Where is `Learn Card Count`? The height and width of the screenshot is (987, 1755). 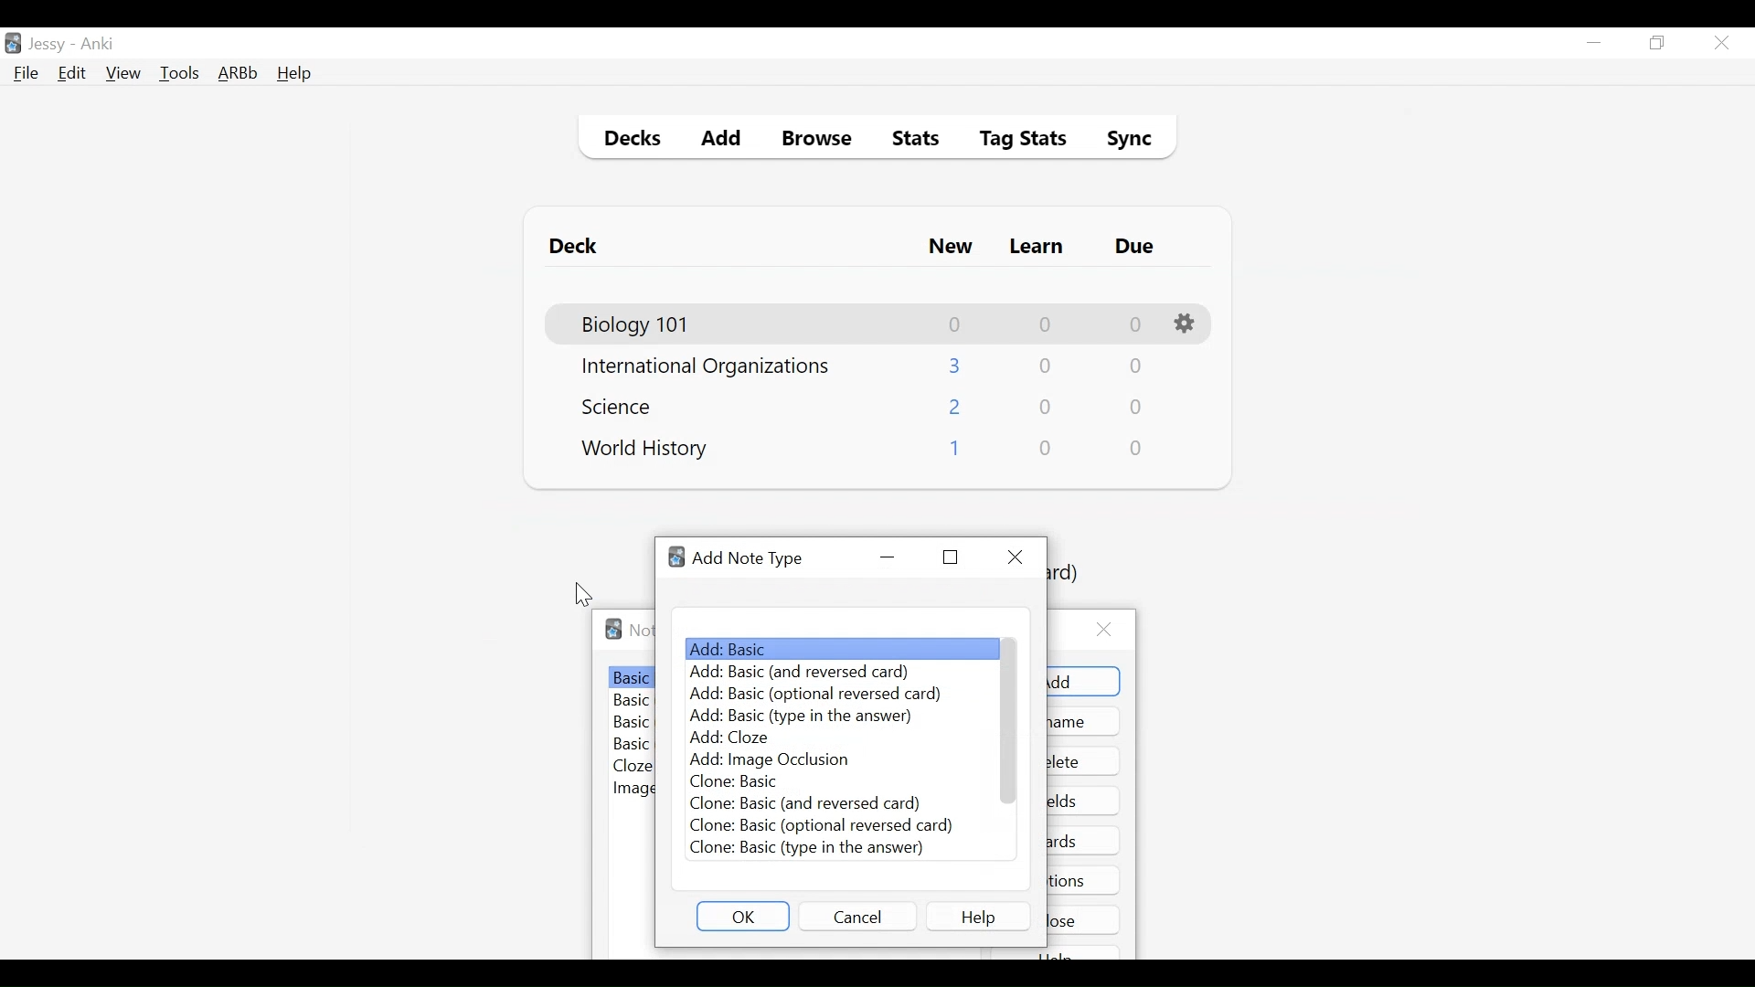
Learn Card Count is located at coordinates (1047, 408).